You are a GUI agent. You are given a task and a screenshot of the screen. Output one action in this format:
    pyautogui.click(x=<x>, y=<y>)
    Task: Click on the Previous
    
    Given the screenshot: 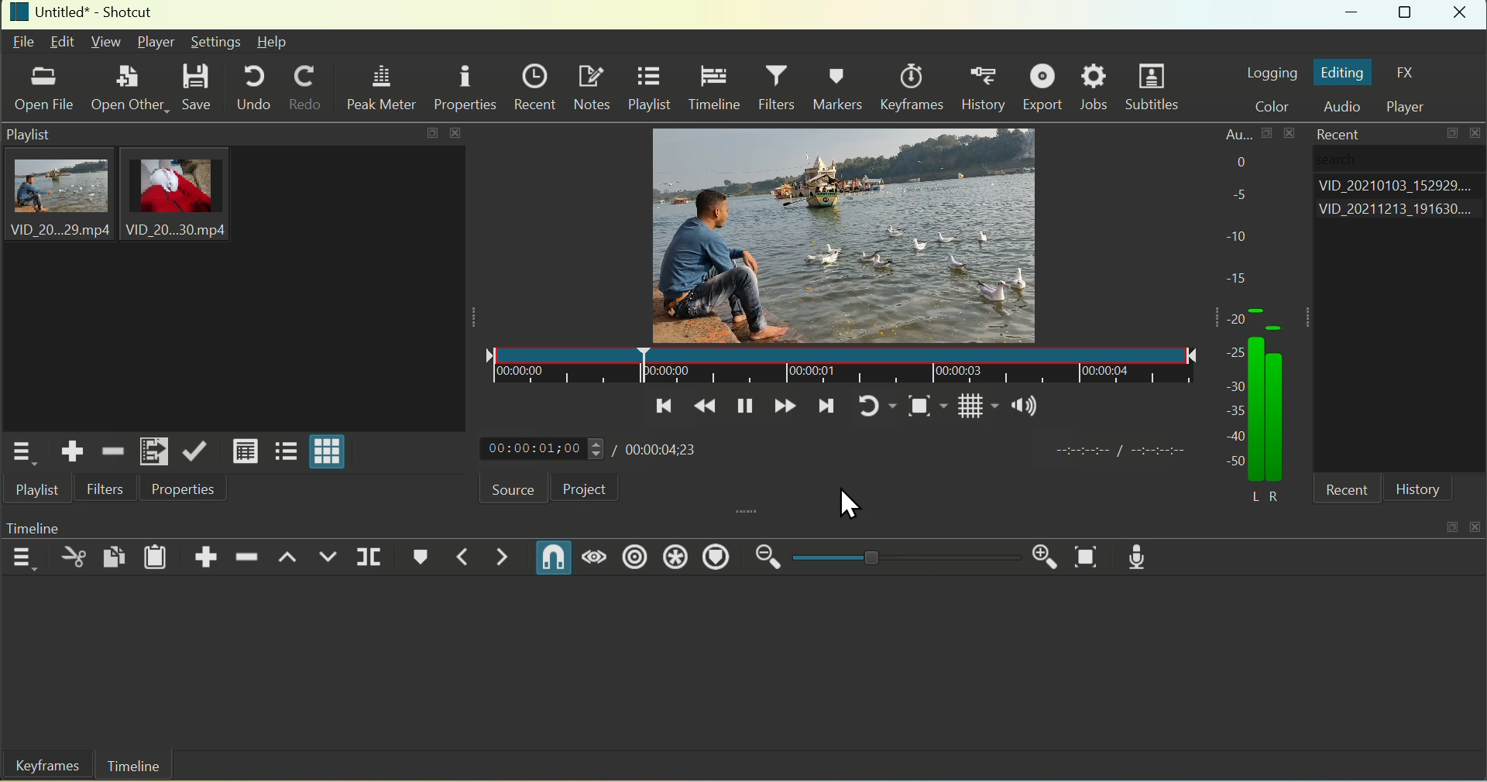 What is the action you would take?
    pyautogui.click(x=661, y=406)
    